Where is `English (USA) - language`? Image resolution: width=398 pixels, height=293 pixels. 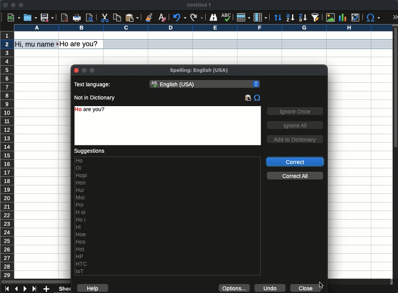 English (USA) - language is located at coordinates (205, 84).